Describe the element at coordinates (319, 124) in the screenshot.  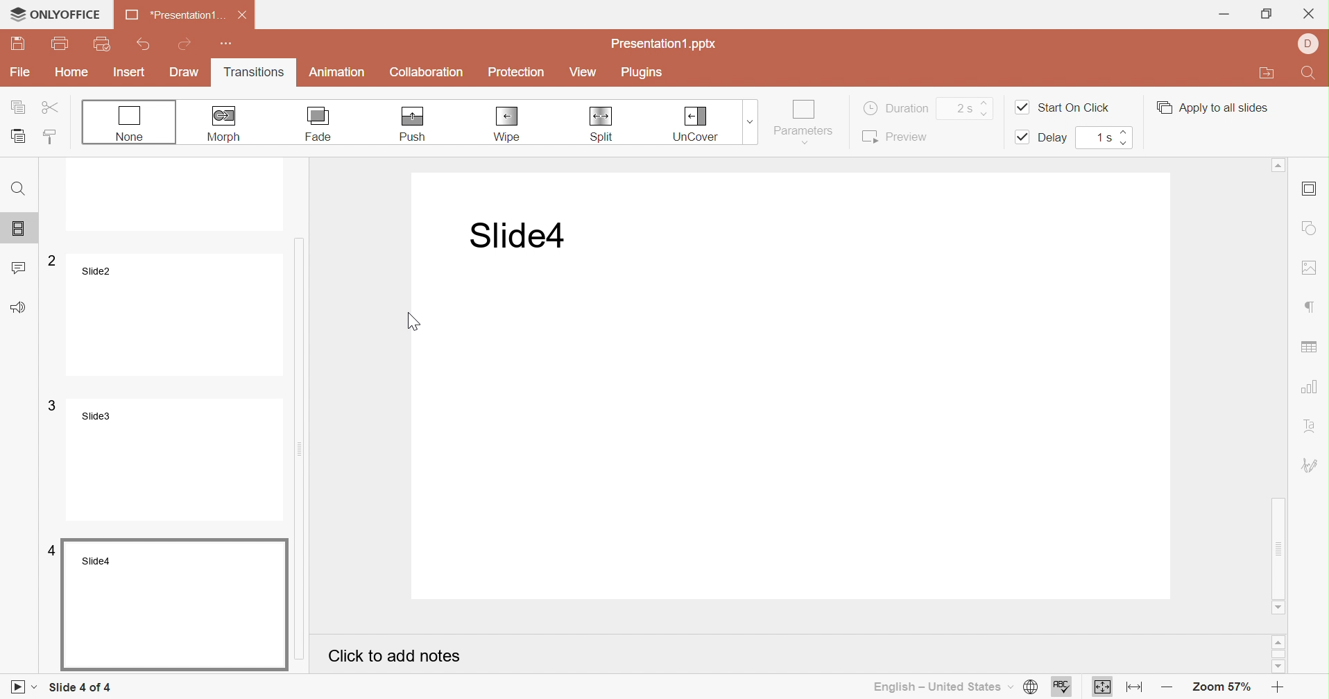
I see `Fade` at that location.